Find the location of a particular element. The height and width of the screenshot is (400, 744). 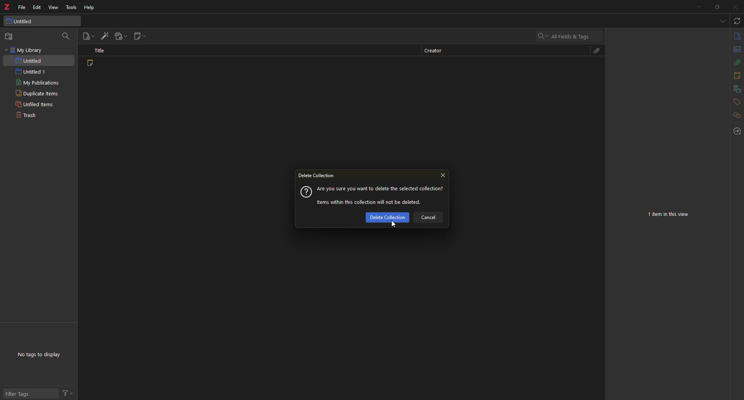

library is located at coordinates (735, 89).